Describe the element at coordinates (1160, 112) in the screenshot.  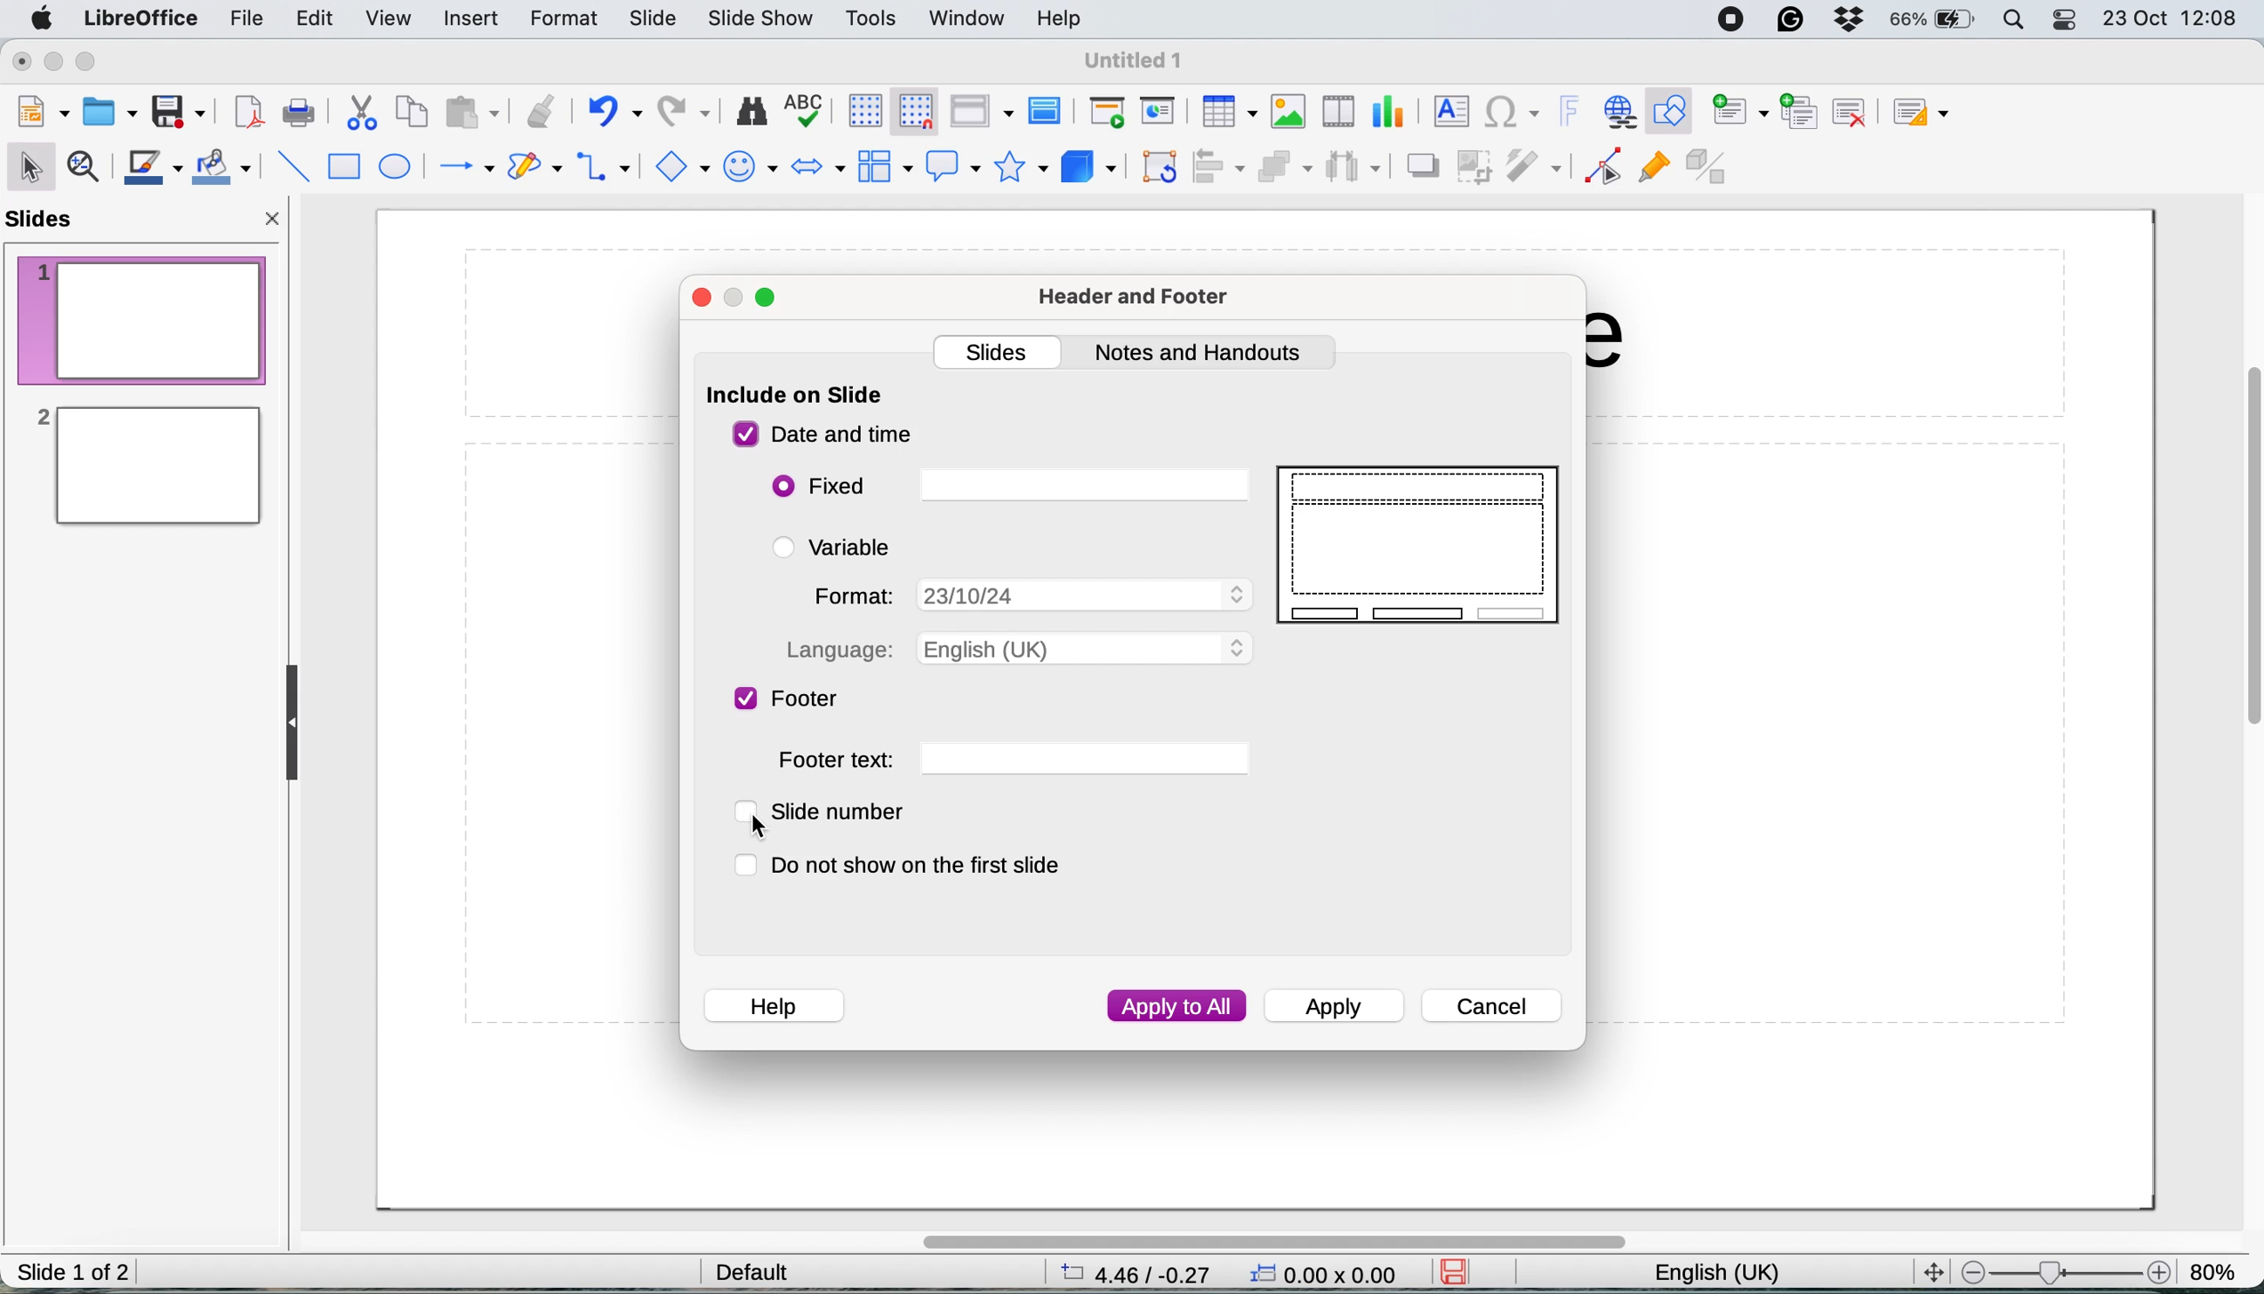
I see `start from current slide` at that location.